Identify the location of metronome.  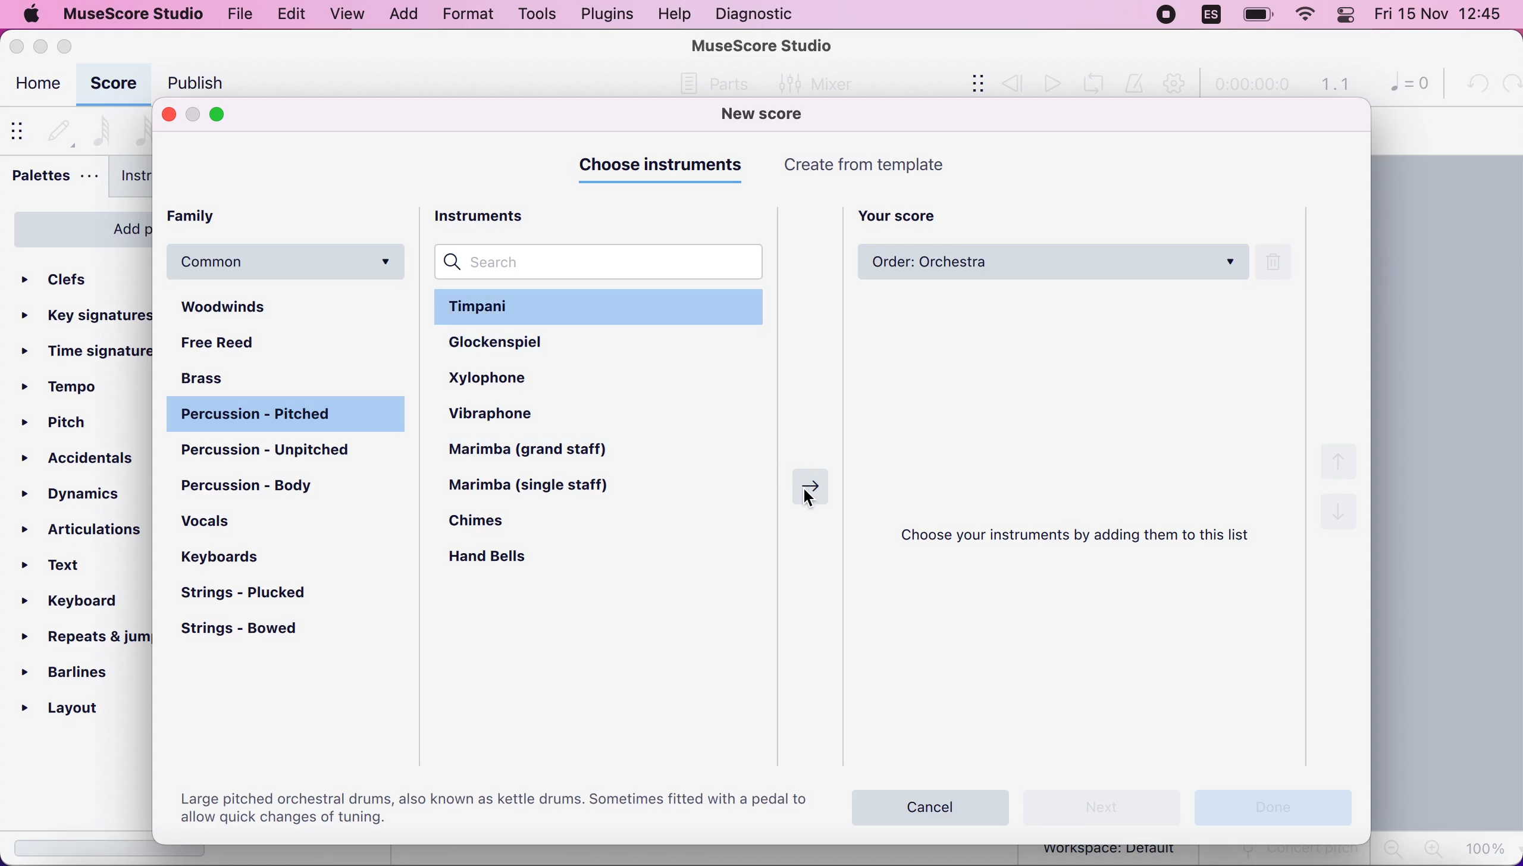
(1136, 84).